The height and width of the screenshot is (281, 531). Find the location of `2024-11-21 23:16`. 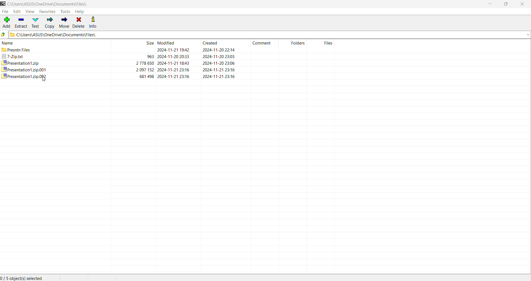

2024-11-21 23:16 is located at coordinates (220, 69).